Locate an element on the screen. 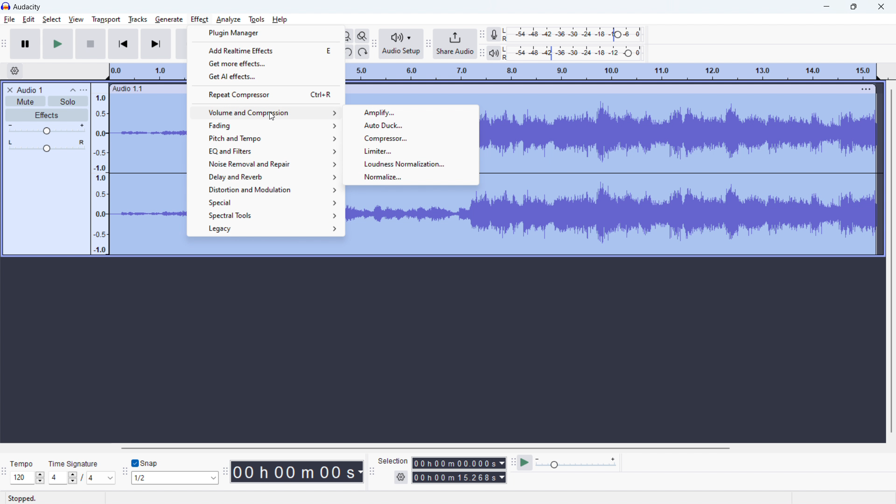 This screenshot has width=896, height=504. vertical scrollbar is located at coordinates (892, 258).